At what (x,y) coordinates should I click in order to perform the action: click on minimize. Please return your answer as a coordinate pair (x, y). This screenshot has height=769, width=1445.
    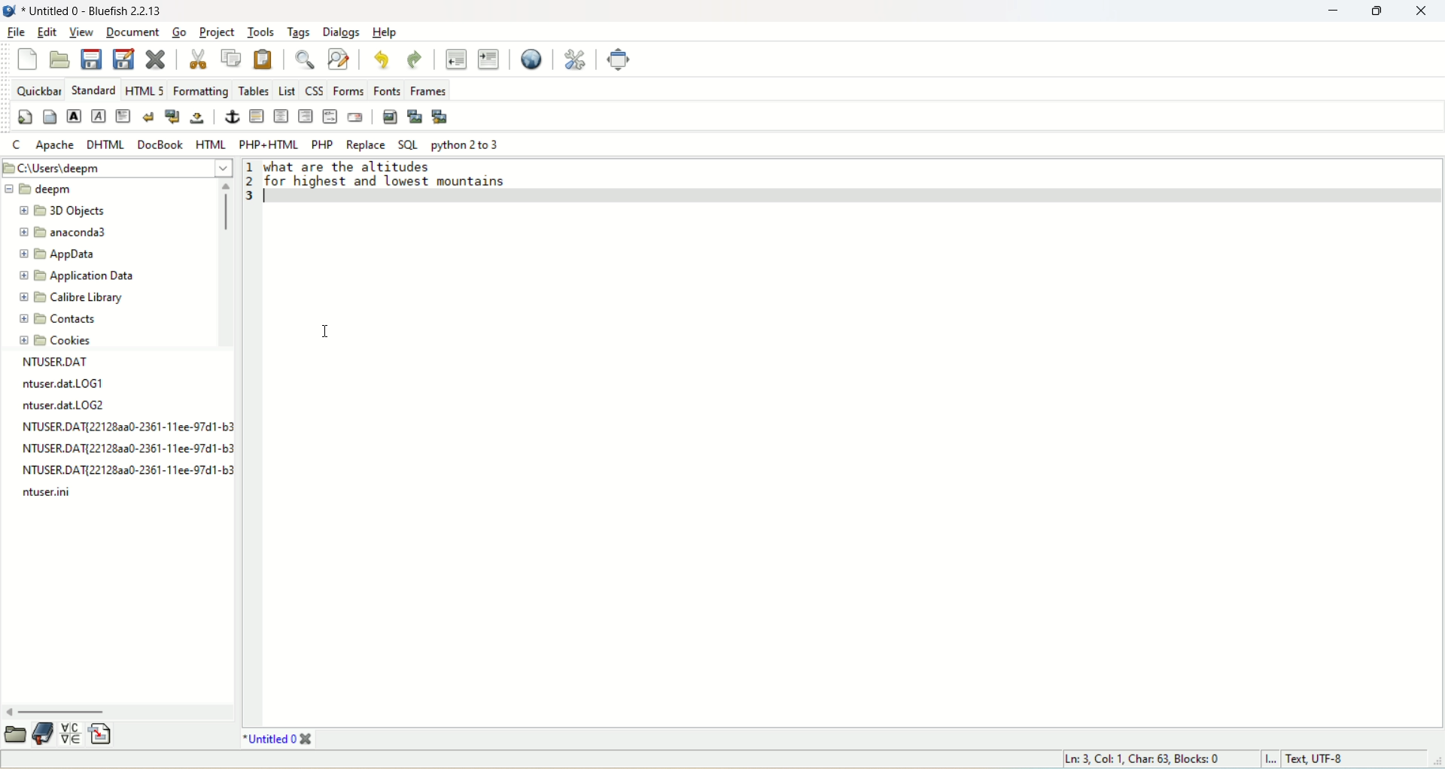
    Looking at the image, I should click on (1330, 13).